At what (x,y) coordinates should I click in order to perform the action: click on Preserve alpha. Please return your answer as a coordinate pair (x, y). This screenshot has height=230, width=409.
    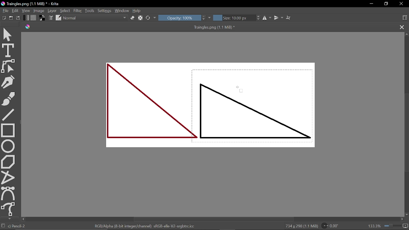
    Looking at the image, I should click on (140, 17).